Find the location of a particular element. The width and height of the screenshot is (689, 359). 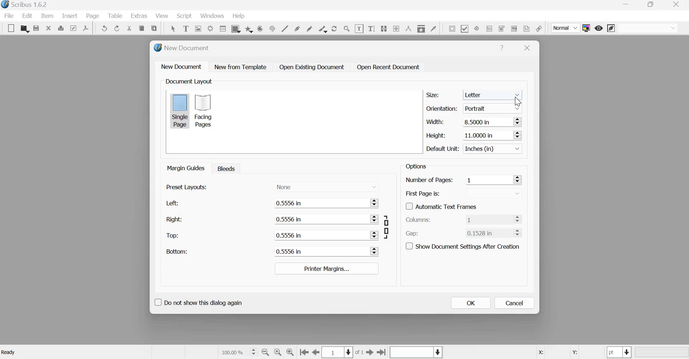

Increase and Decrease is located at coordinates (375, 219).